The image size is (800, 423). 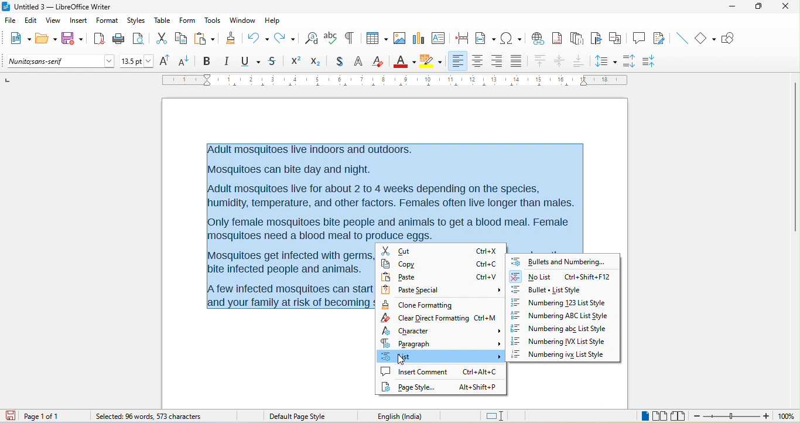 What do you see at coordinates (579, 61) in the screenshot?
I see `align bottom` at bounding box center [579, 61].